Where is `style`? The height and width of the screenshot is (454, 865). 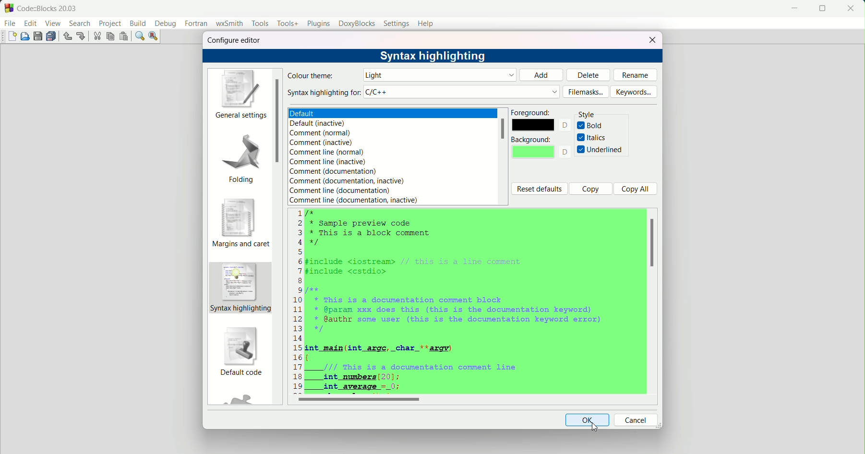
style is located at coordinates (588, 115).